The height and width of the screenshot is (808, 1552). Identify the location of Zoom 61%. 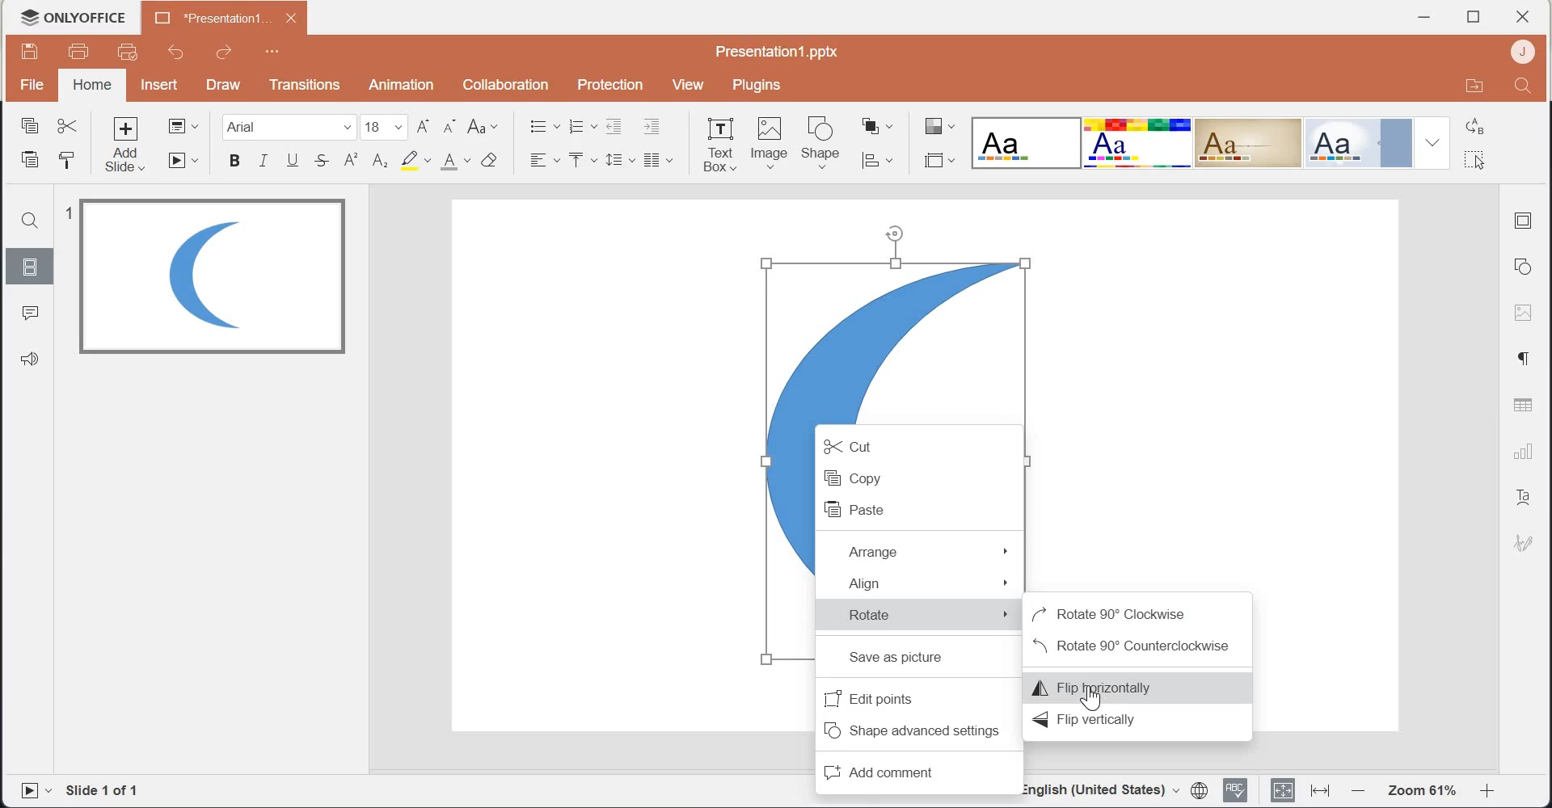
(1421, 791).